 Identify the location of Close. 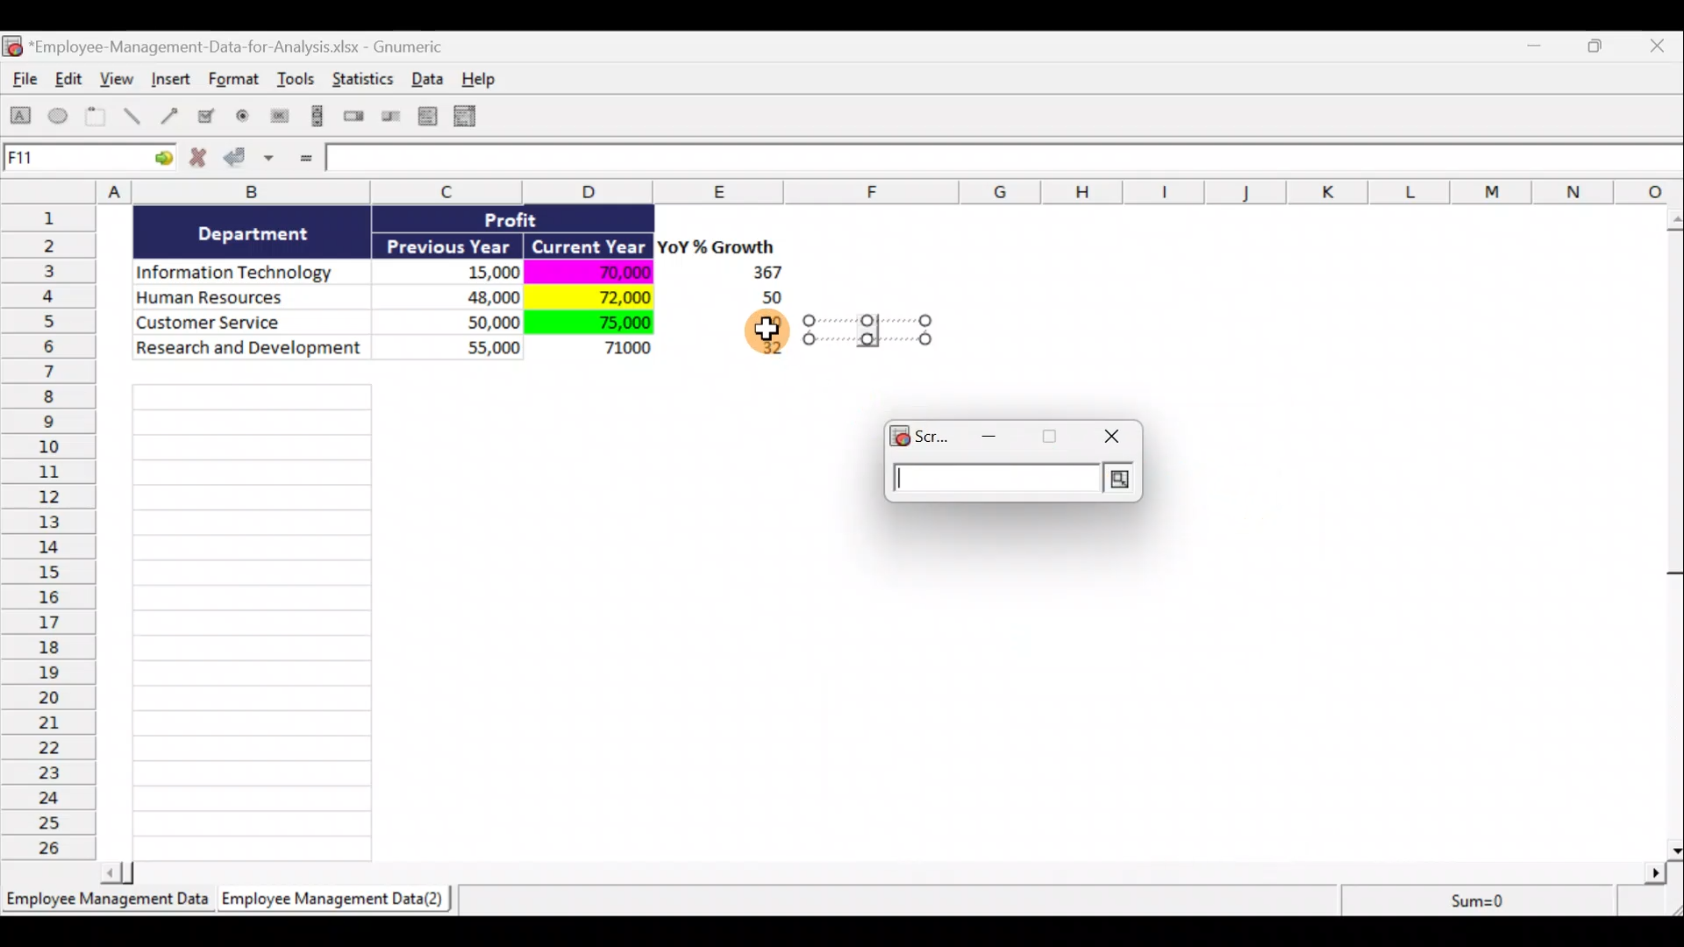
(1661, 47).